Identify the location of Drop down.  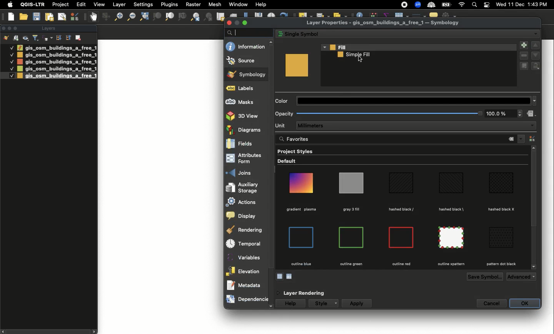
(535, 100).